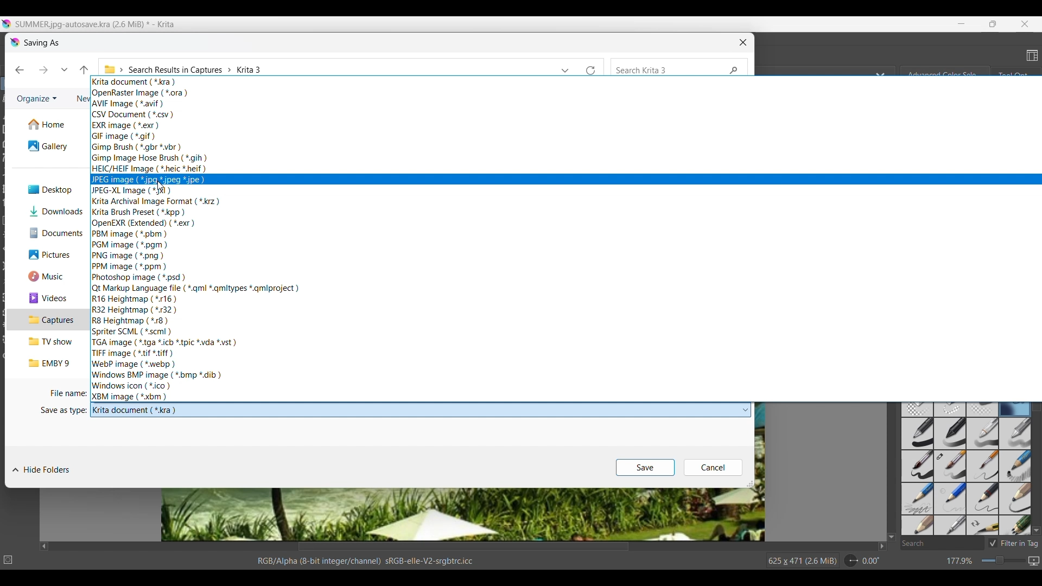 This screenshot has width=1042, height=586. What do you see at coordinates (45, 276) in the screenshot?
I see `Music folder` at bounding box center [45, 276].